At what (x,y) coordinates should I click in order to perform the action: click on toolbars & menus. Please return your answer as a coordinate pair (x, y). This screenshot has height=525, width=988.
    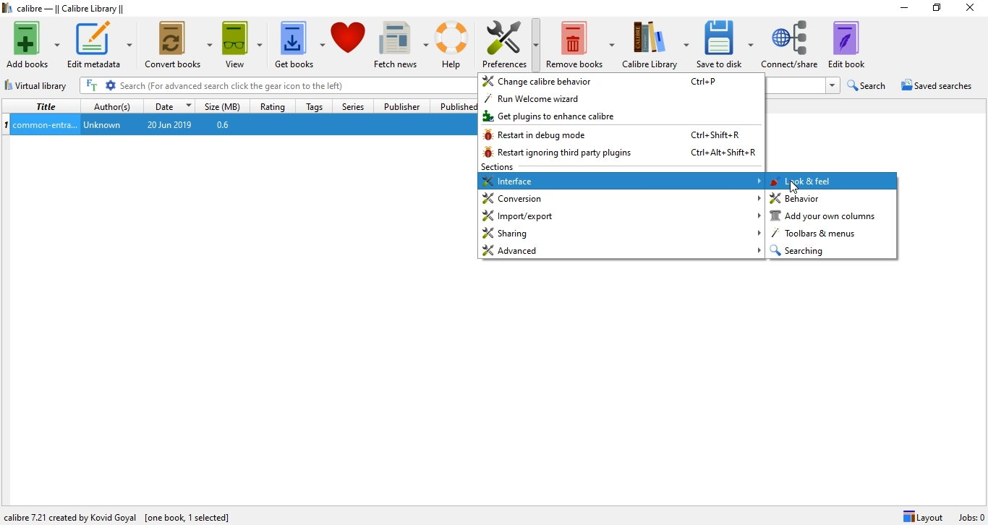
    Looking at the image, I should click on (827, 234).